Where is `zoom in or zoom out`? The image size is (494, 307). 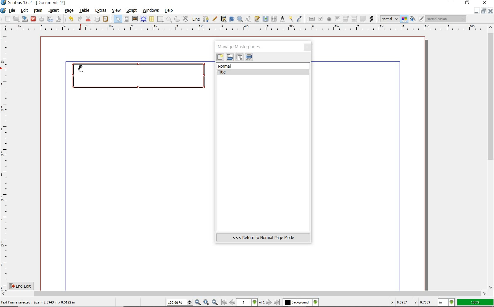
zoom in or zoom out is located at coordinates (240, 19).